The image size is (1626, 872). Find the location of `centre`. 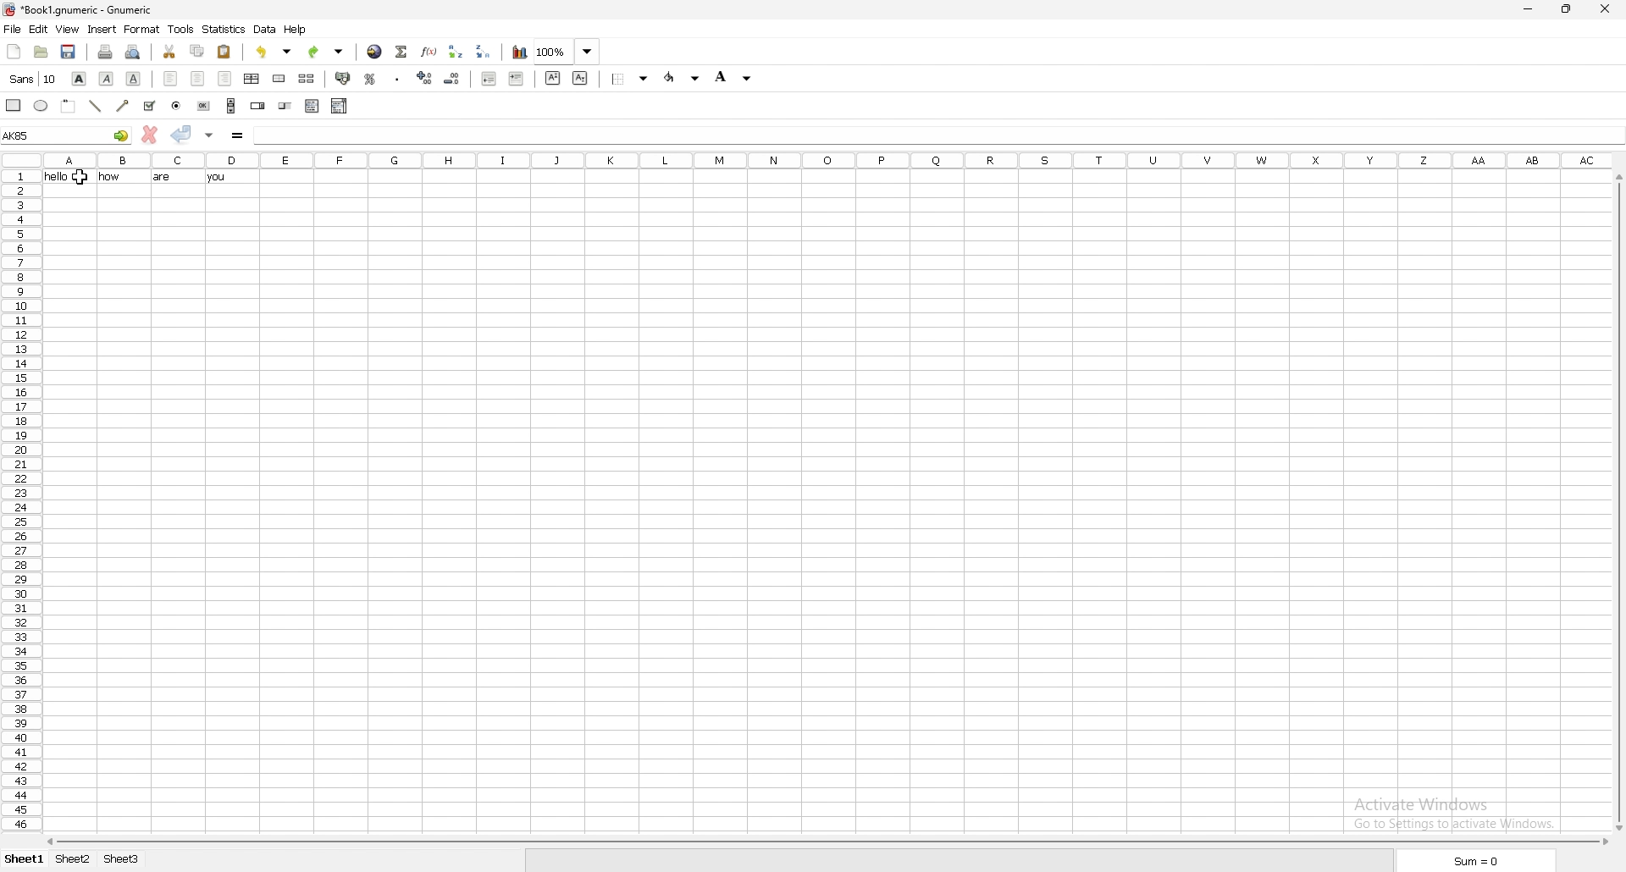

centre is located at coordinates (197, 79).